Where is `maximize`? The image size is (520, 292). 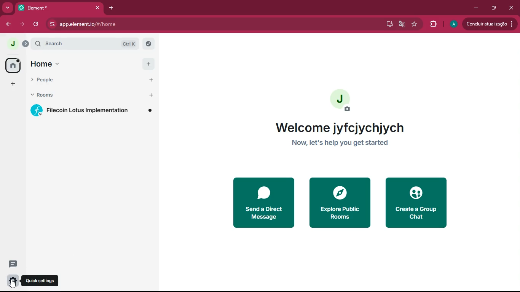 maximize is located at coordinates (494, 8).